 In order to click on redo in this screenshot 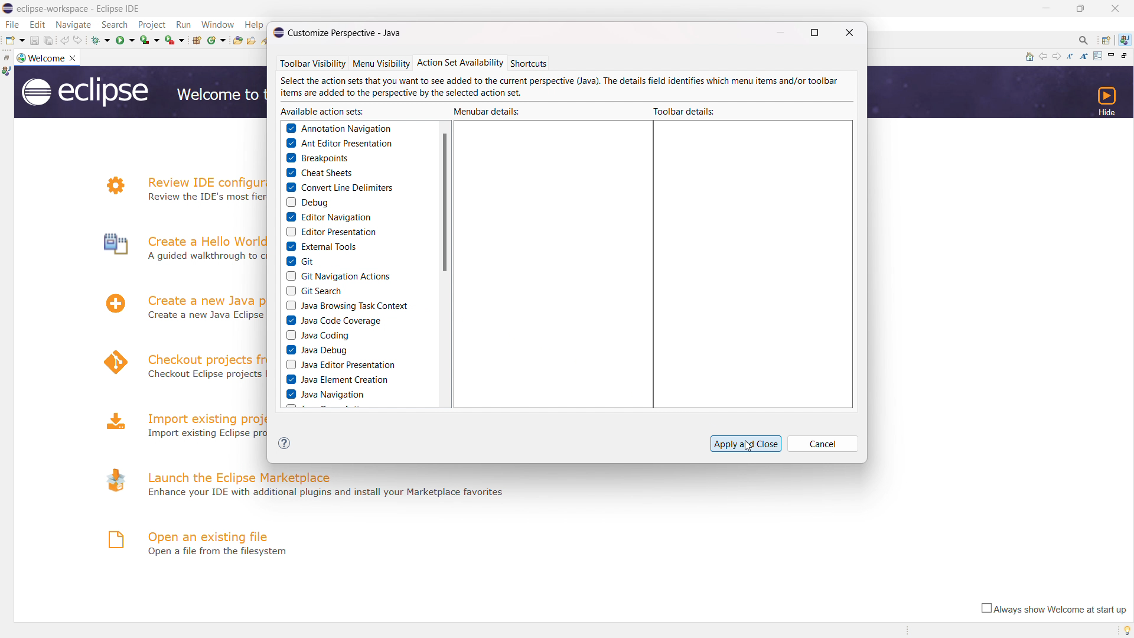, I will do `click(79, 40)`.